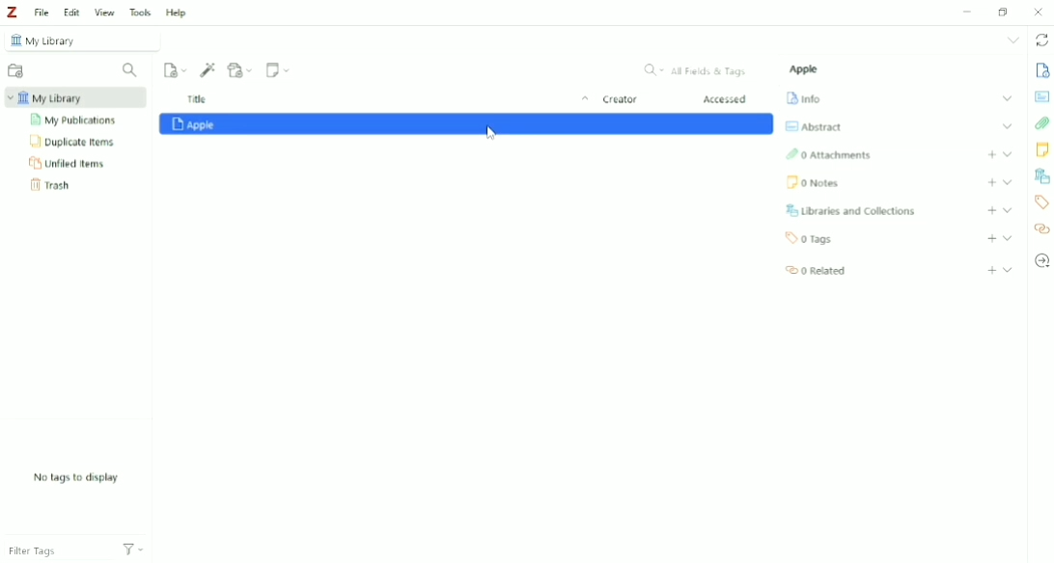  Describe the element at coordinates (133, 552) in the screenshot. I see `Actions` at that location.